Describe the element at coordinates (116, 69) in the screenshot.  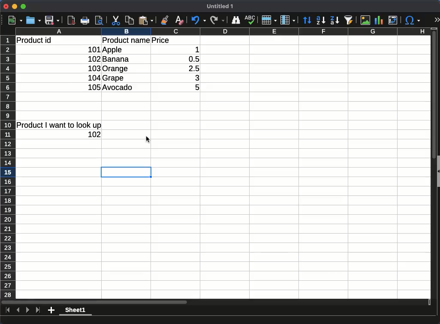
I see `orange` at that location.